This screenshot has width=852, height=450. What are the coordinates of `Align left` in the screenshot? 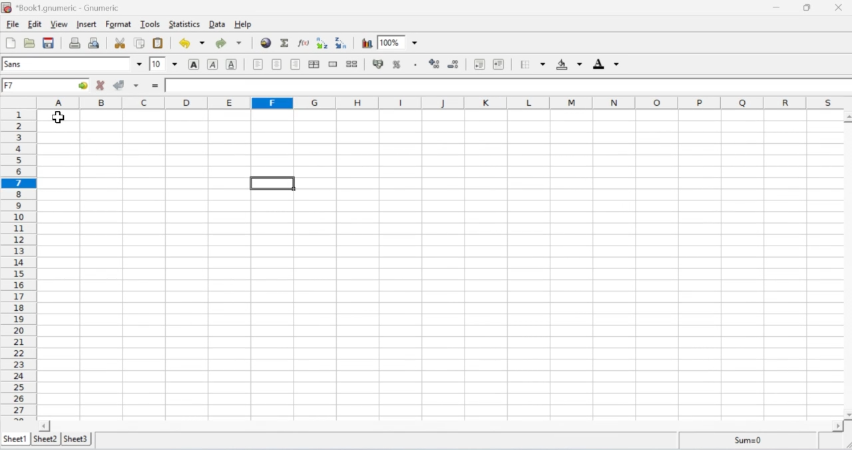 It's located at (256, 65).